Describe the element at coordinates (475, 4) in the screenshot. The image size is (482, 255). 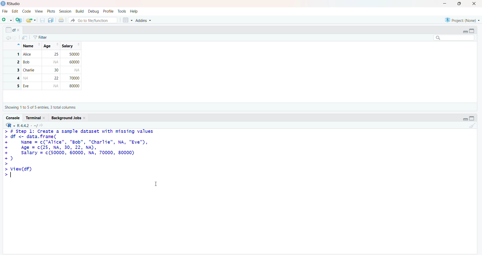
I see `Close` at that location.